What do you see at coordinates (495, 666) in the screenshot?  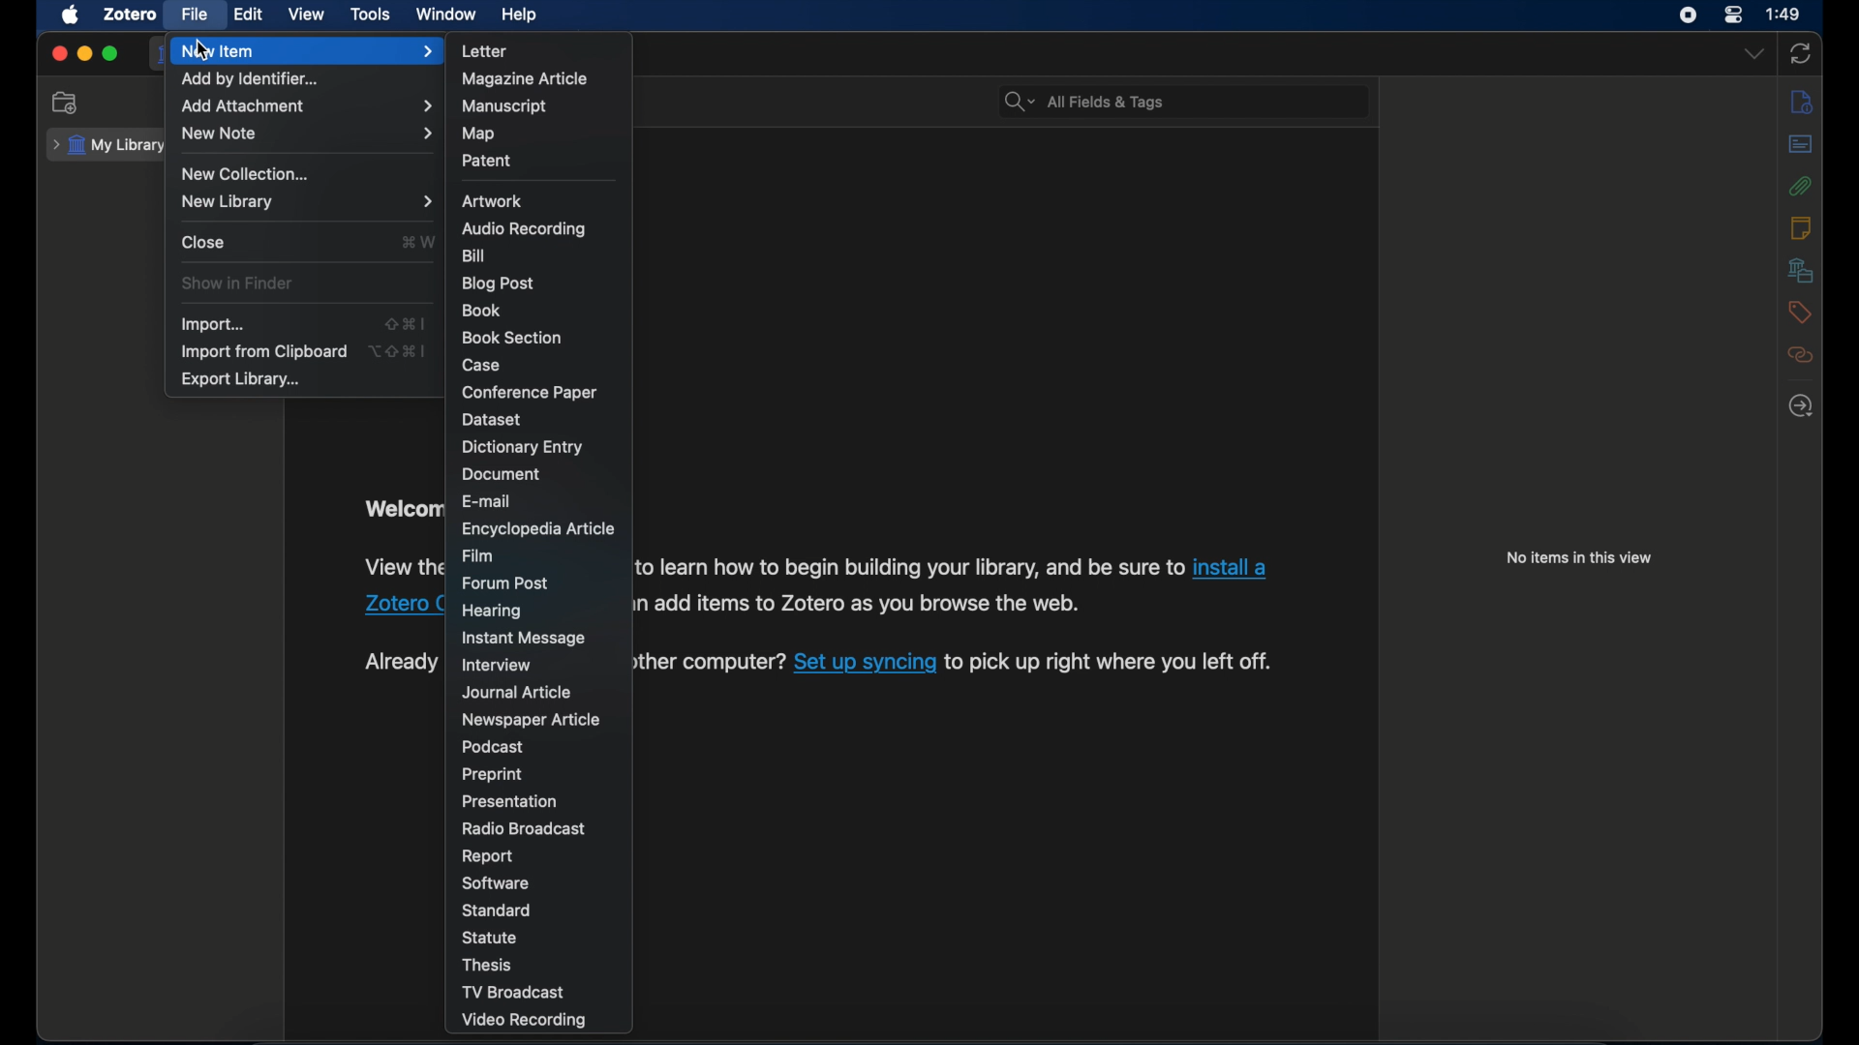 I see `interview` at bounding box center [495, 666].